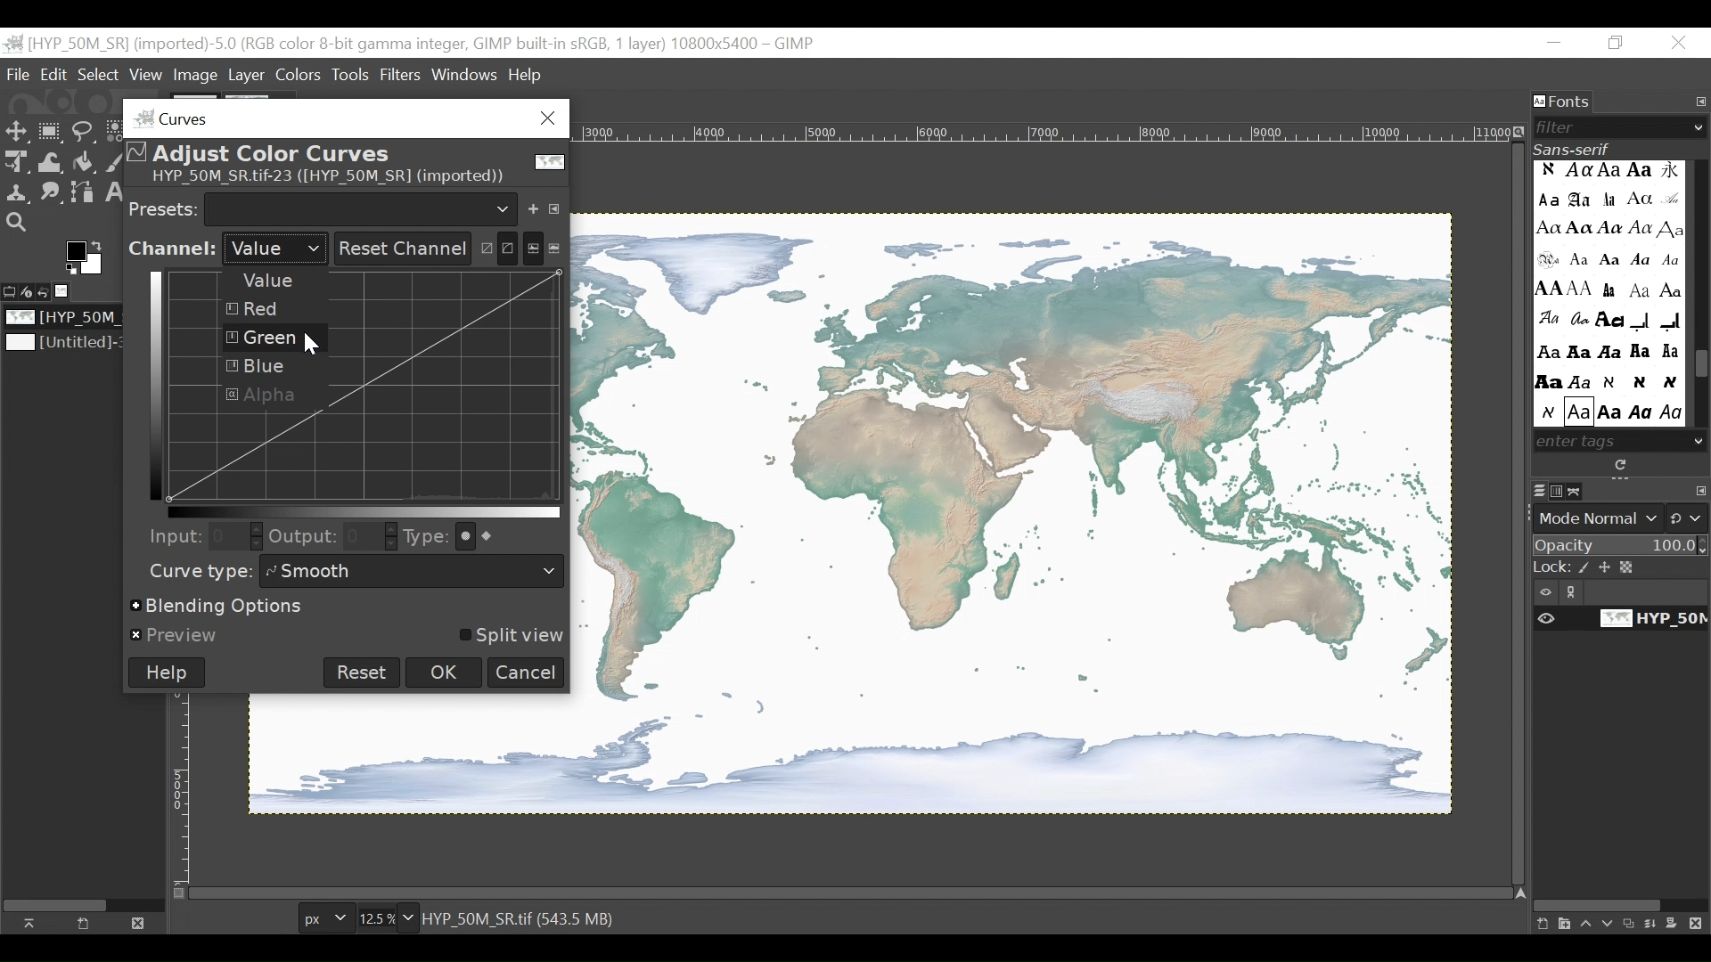 The width and height of the screenshot is (1711, 962). Describe the element at coordinates (29, 290) in the screenshot. I see `Device status` at that location.